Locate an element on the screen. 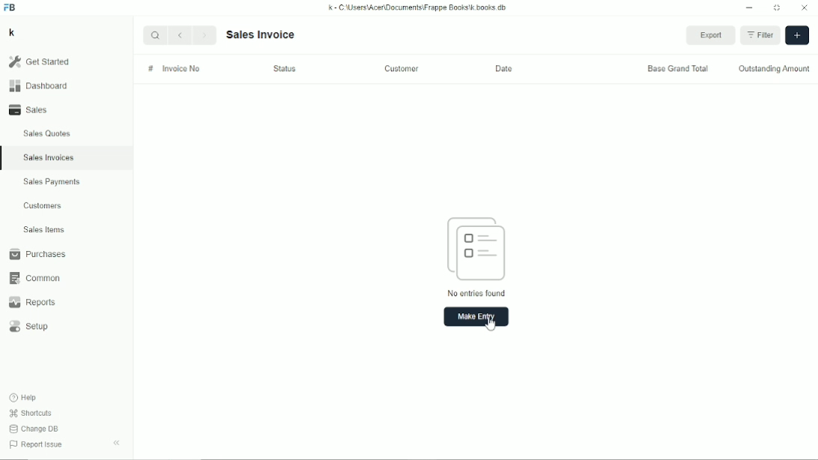 Image resolution: width=818 pixels, height=460 pixels. Minimize is located at coordinates (749, 8).